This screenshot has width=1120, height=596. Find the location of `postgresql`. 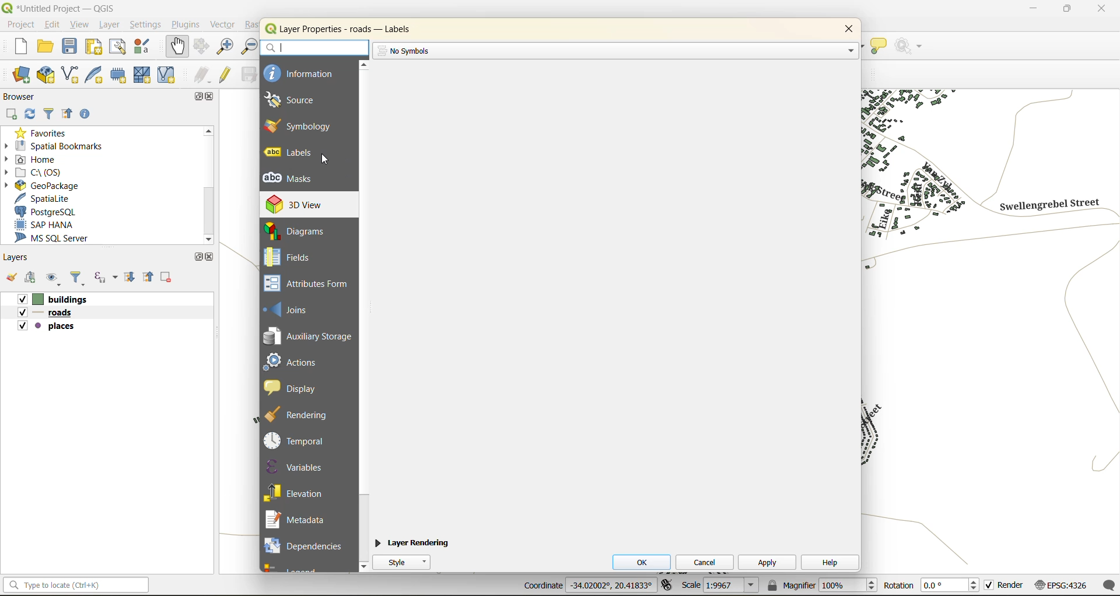

postgresql is located at coordinates (51, 210).